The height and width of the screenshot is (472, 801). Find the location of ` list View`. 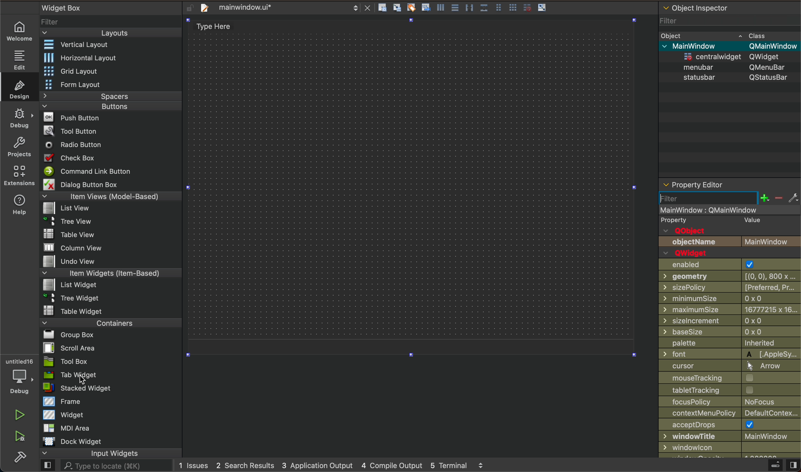

 list View is located at coordinates (67, 208).